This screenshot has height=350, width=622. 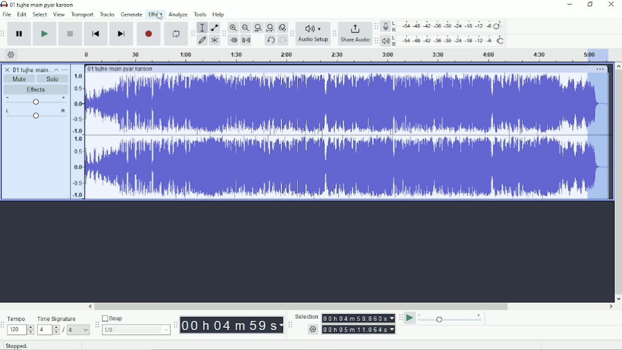 What do you see at coordinates (40, 15) in the screenshot?
I see `Select` at bounding box center [40, 15].